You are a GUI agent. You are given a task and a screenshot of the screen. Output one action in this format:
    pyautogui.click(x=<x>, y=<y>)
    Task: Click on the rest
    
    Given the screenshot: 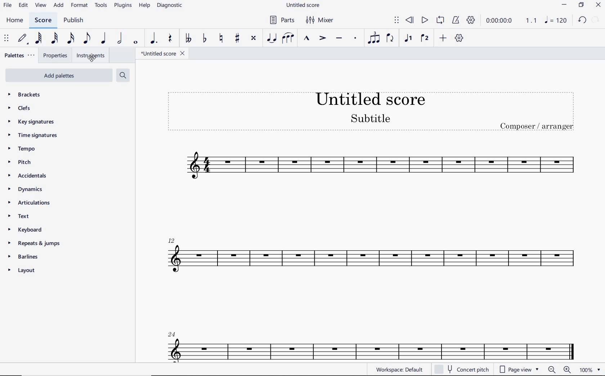 What is the action you would take?
    pyautogui.click(x=169, y=40)
    